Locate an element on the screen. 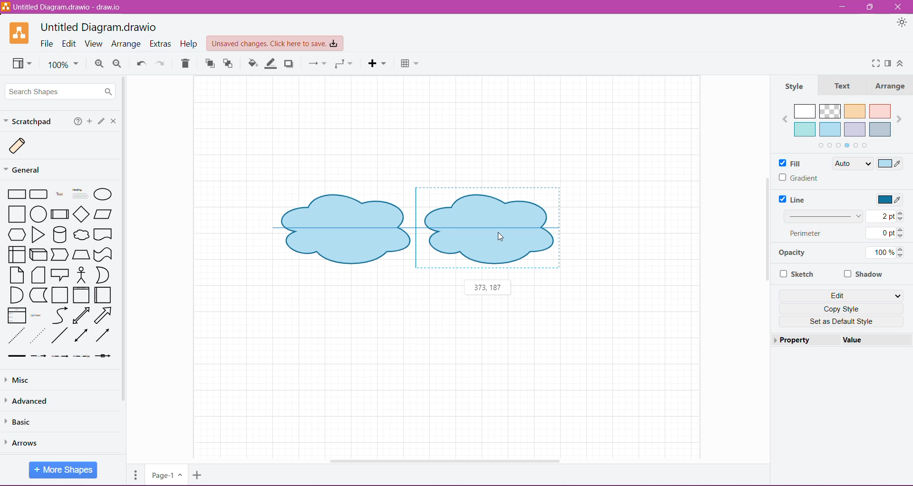 This screenshot has width=913, height=486. General is located at coordinates (28, 169).